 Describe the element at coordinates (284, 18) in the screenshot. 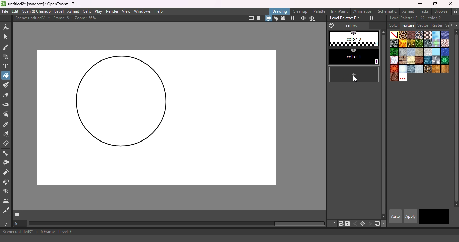

I see `Camera view` at that location.